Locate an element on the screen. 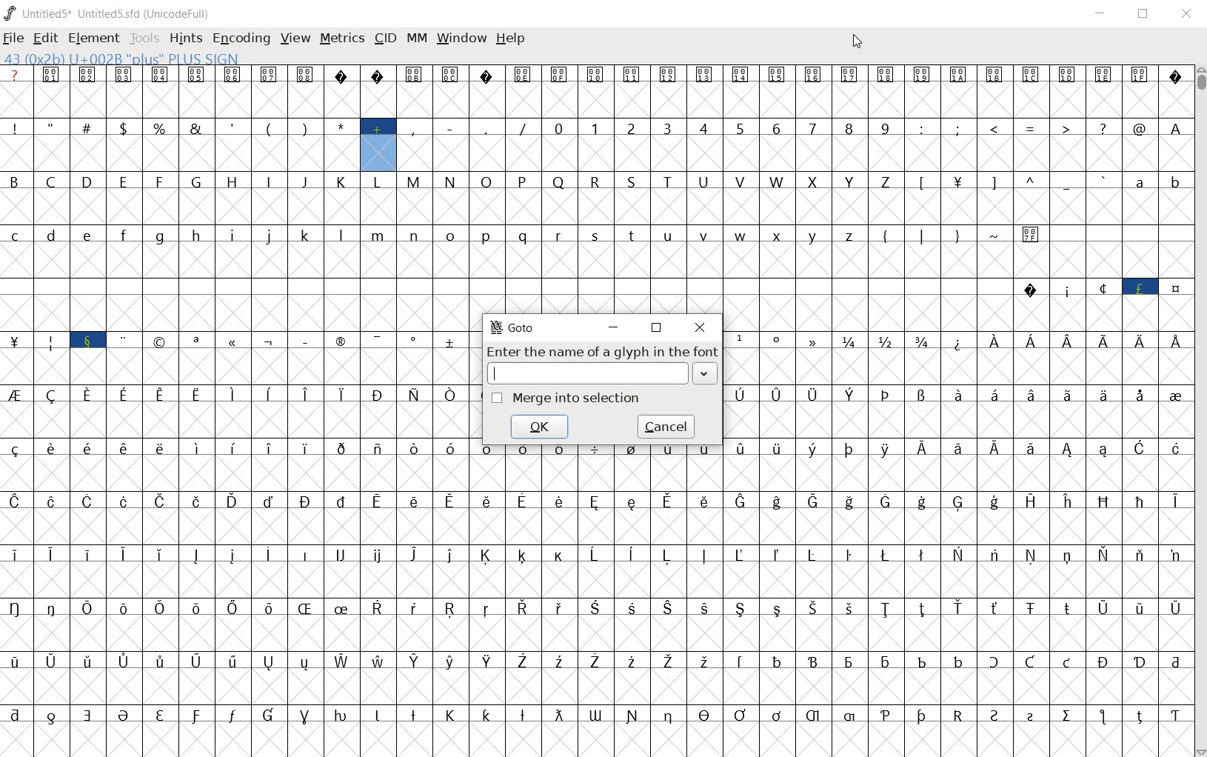 The height and width of the screenshot is (757, 1207). edit is located at coordinates (45, 38).